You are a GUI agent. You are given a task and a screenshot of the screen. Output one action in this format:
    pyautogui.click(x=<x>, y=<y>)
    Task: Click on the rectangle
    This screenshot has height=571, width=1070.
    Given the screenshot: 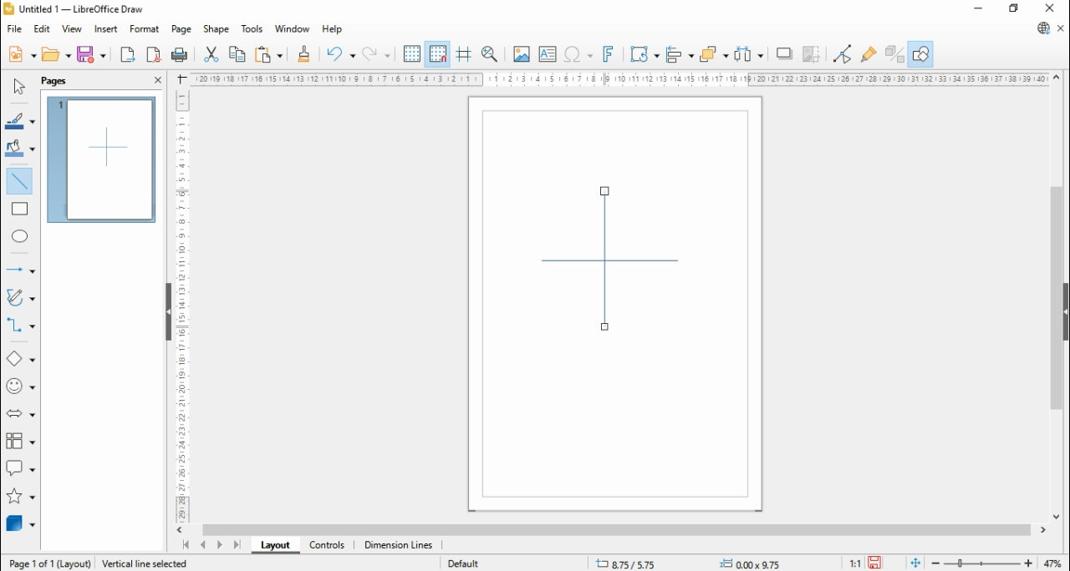 What is the action you would take?
    pyautogui.click(x=20, y=209)
    